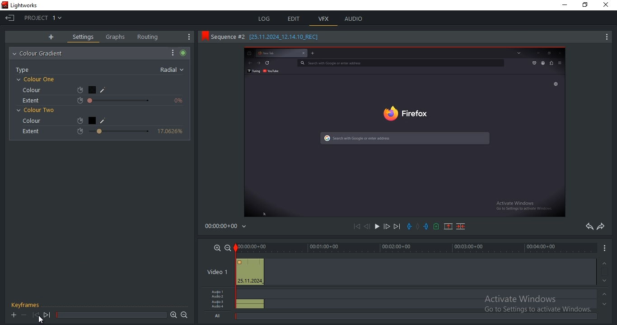  What do you see at coordinates (228, 247) in the screenshot?
I see `zoom out` at bounding box center [228, 247].